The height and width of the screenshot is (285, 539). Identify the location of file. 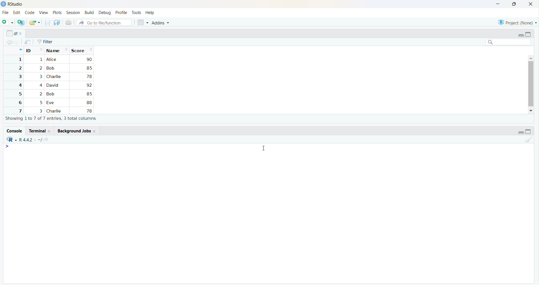
(28, 42).